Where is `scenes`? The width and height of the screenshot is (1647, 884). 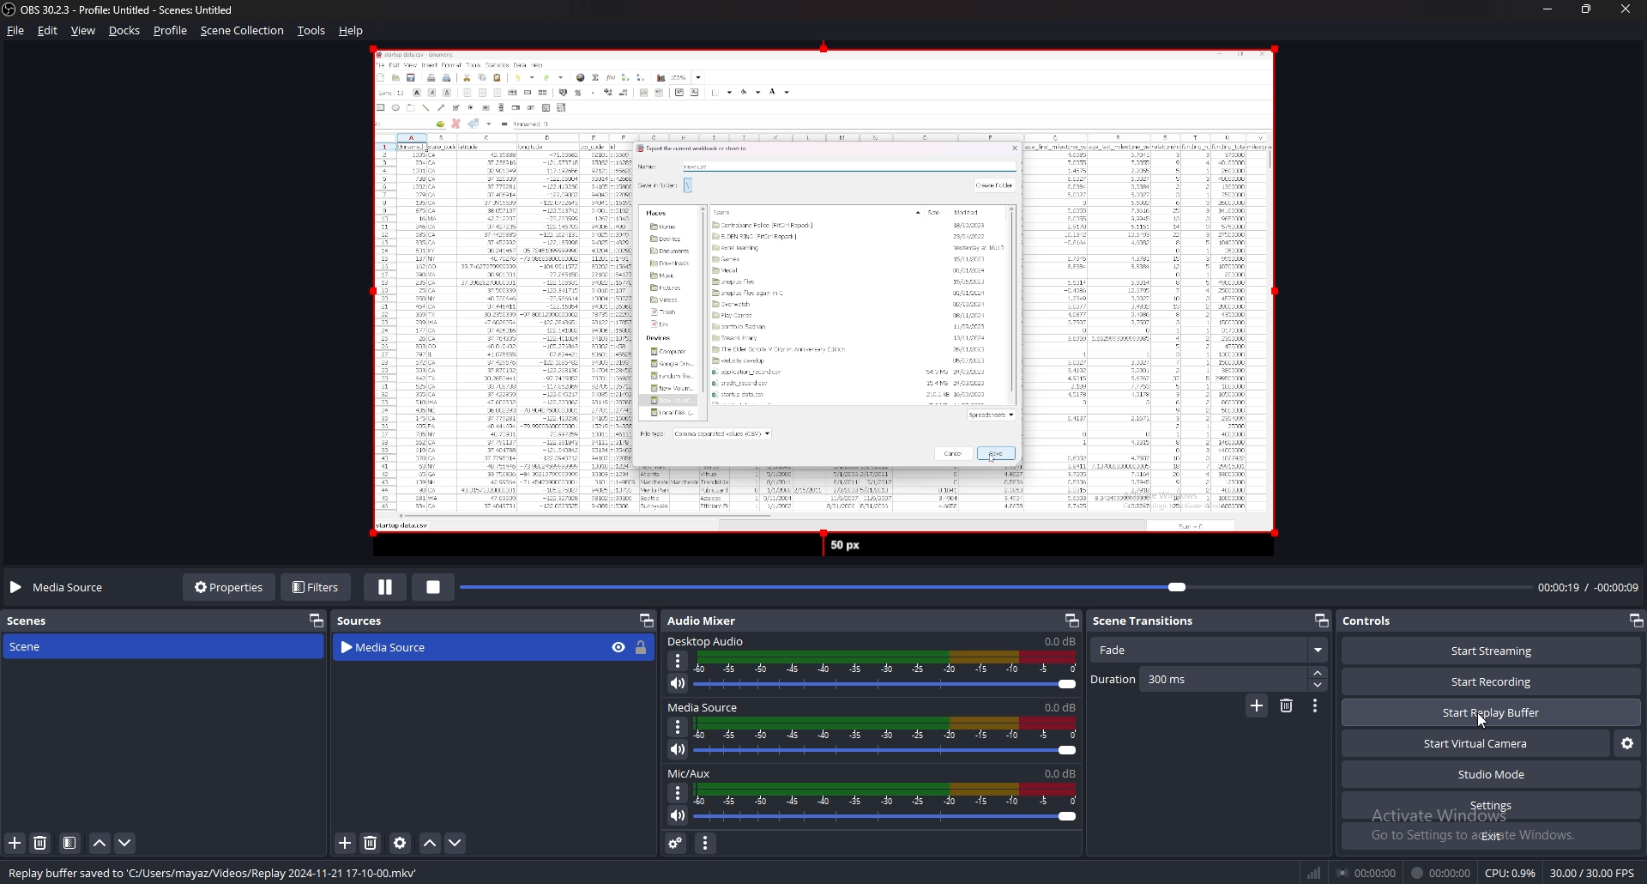 scenes is located at coordinates (37, 622).